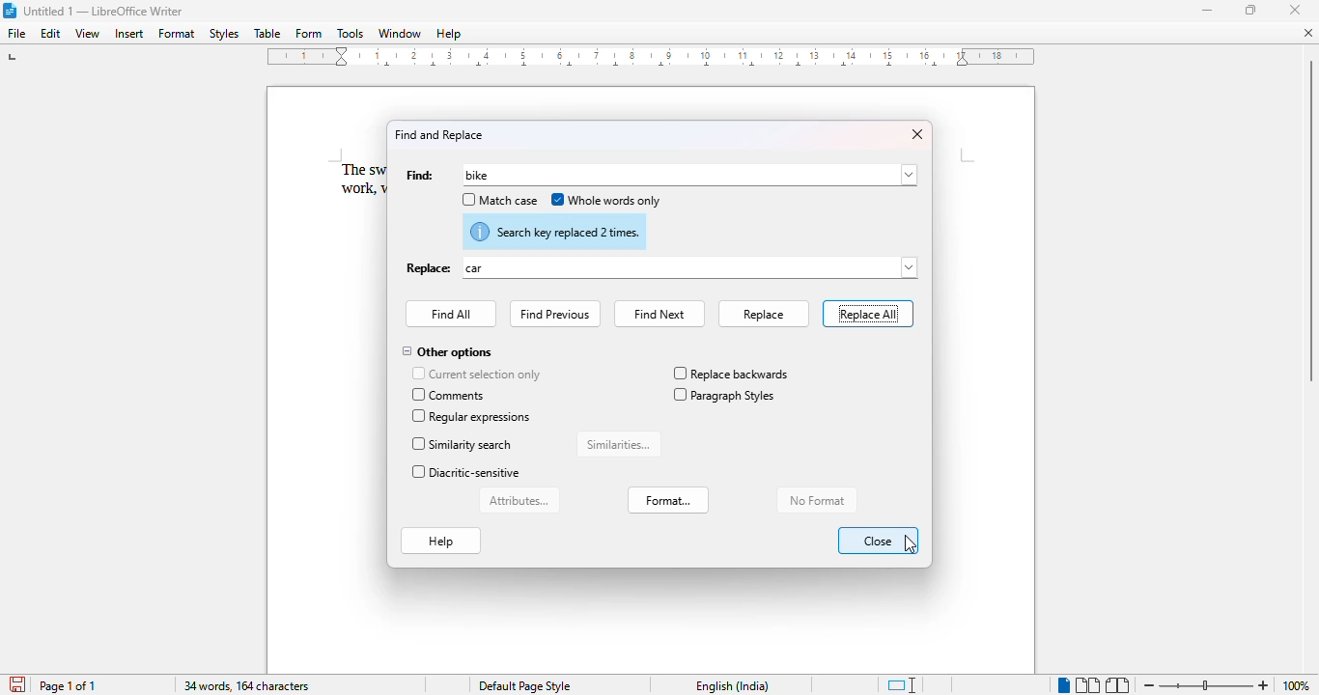 The height and width of the screenshot is (695, 1319). I want to click on Untitled 1 -- LibreOffice Writer, so click(104, 13).